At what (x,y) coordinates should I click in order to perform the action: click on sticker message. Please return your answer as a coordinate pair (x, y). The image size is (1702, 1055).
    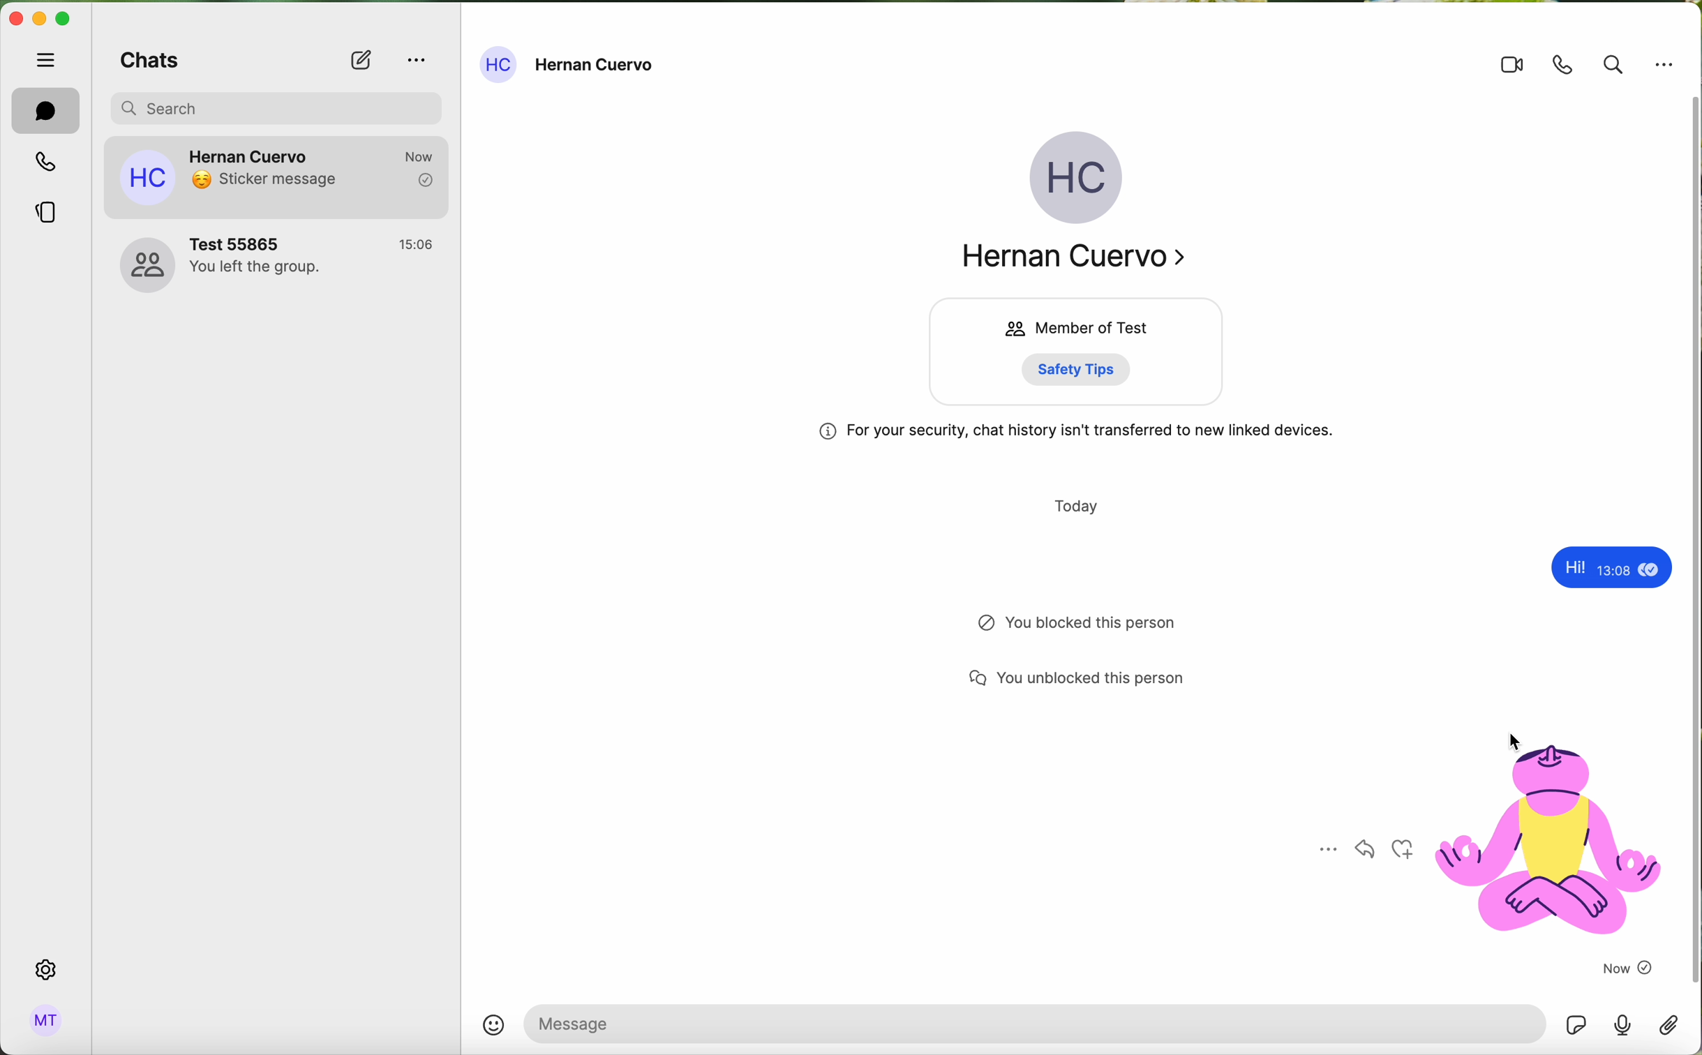
    Looking at the image, I should click on (283, 179).